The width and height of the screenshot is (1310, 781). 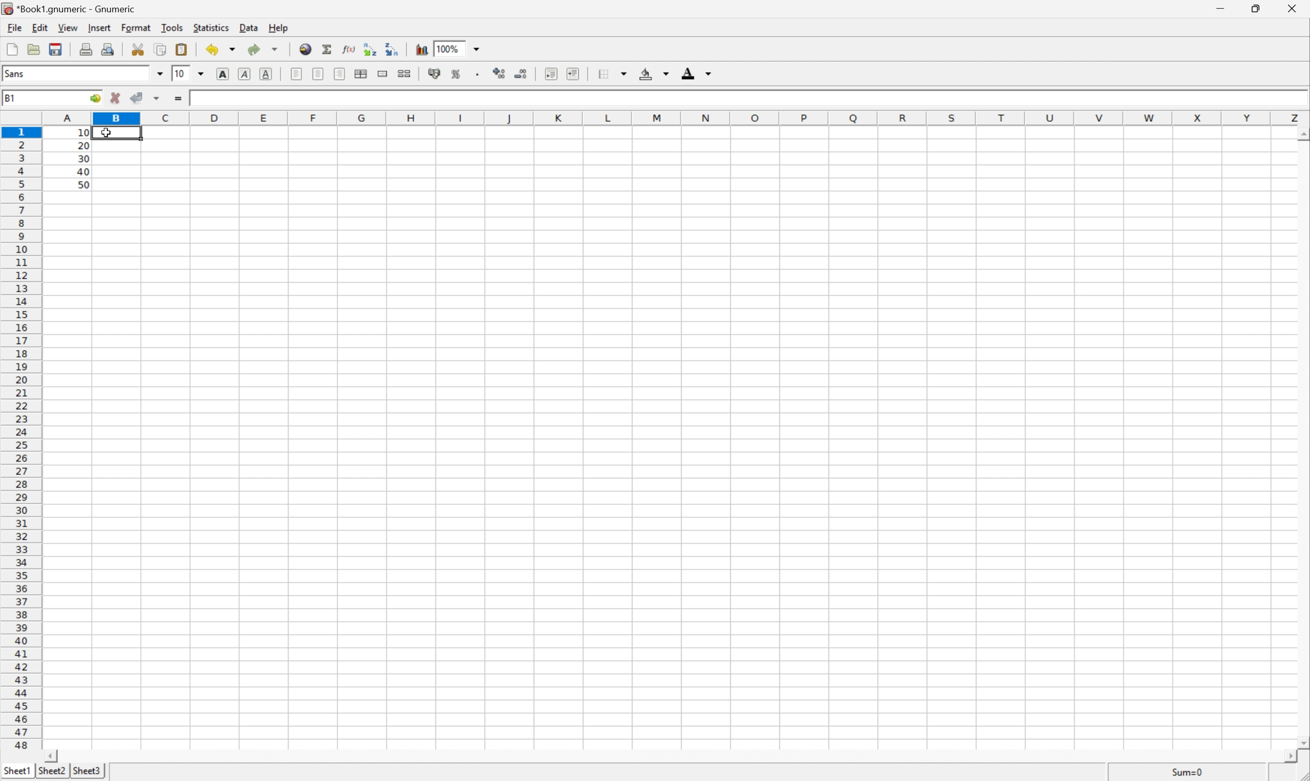 What do you see at coordinates (136, 27) in the screenshot?
I see `Format` at bounding box center [136, 27].